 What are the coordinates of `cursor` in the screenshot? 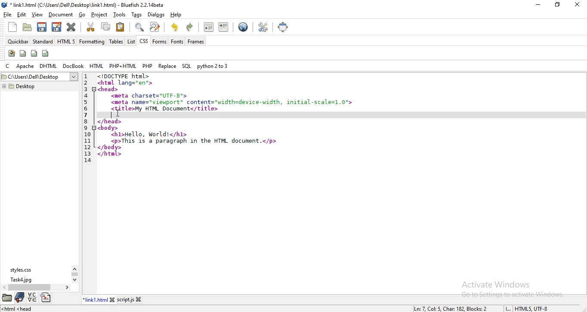 It's located at (117, 113).